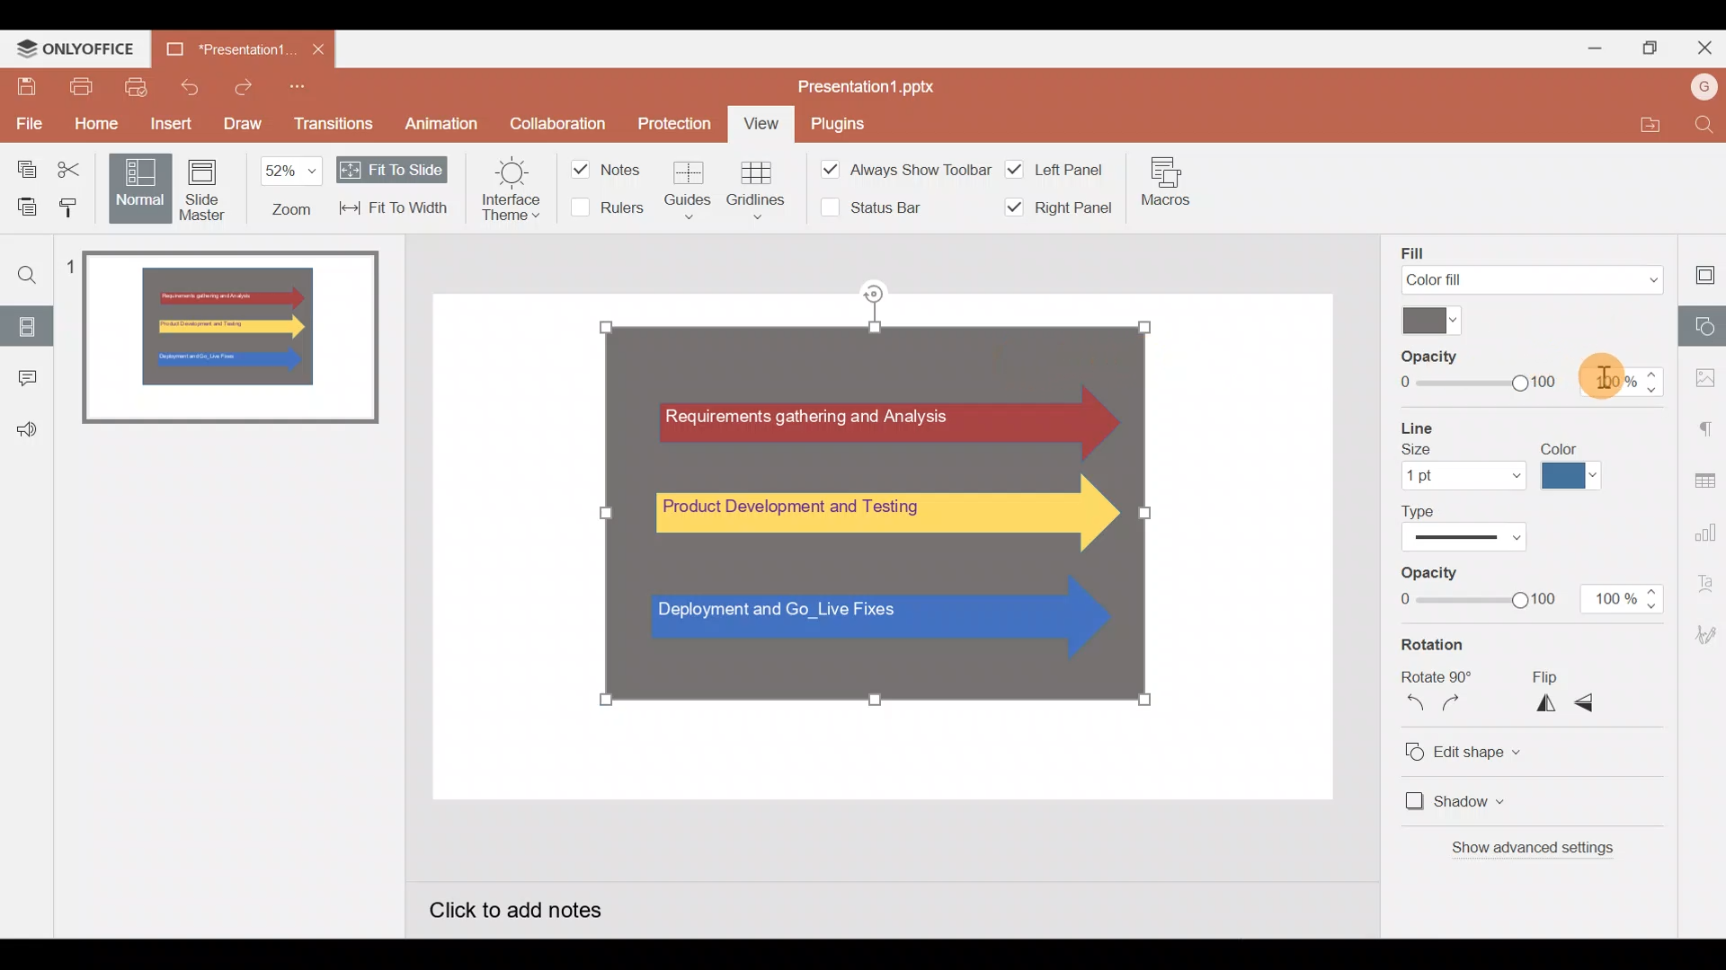 This screenshot has height=970, width=1726. Describe the element at coordinates (392, 168) in the screenshot. I see `Fit to slide` at that location.